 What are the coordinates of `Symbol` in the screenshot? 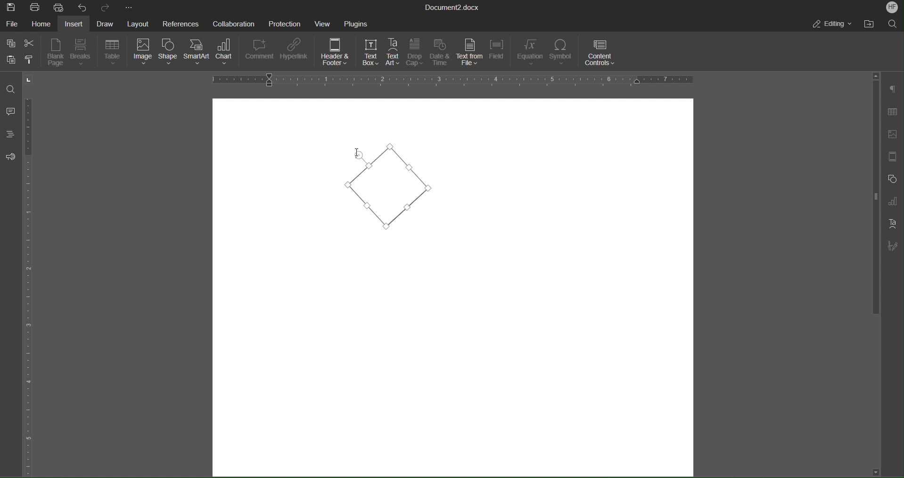 It's located at (562, 53).